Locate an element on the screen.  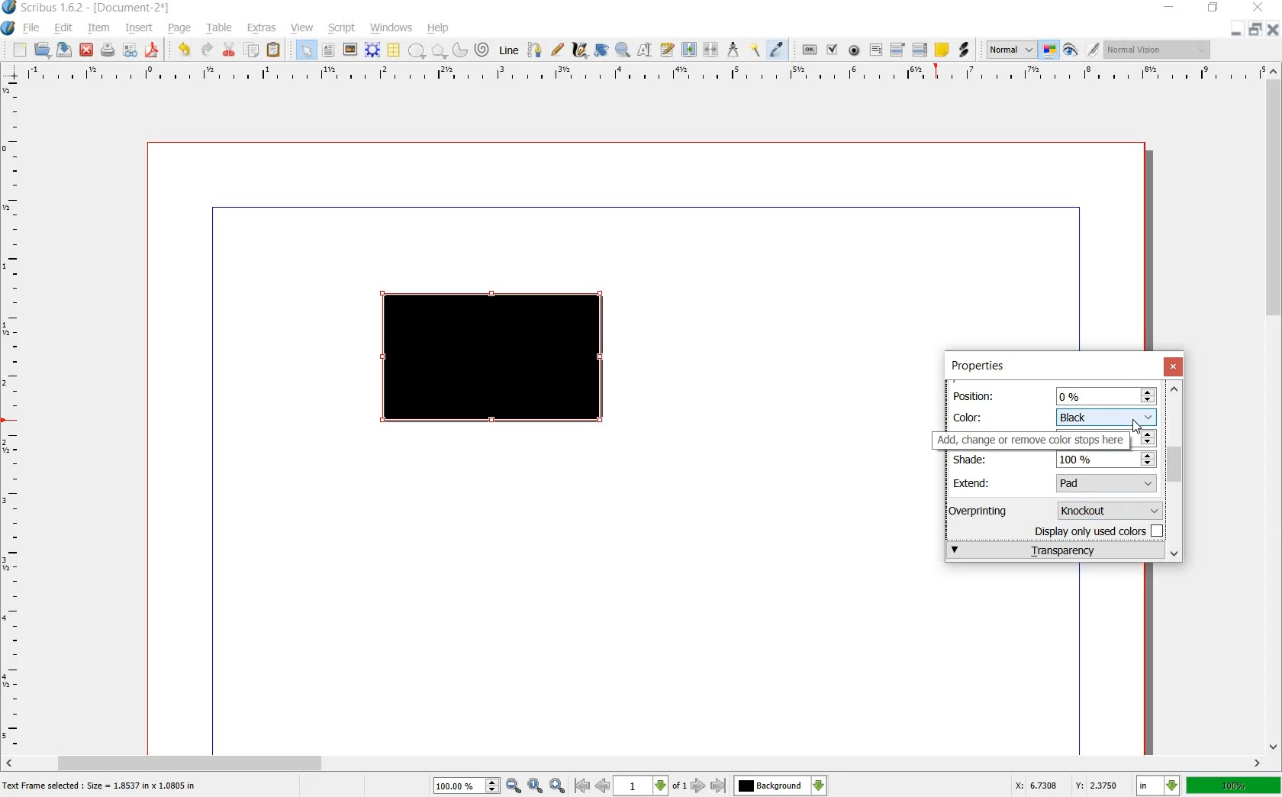
extend is located at coordinates (974, 482).